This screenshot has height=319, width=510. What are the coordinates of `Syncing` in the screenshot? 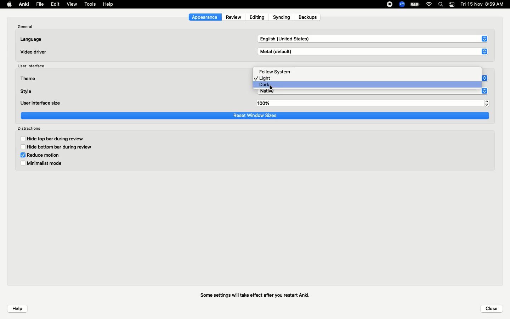 It's located at (282, 17).